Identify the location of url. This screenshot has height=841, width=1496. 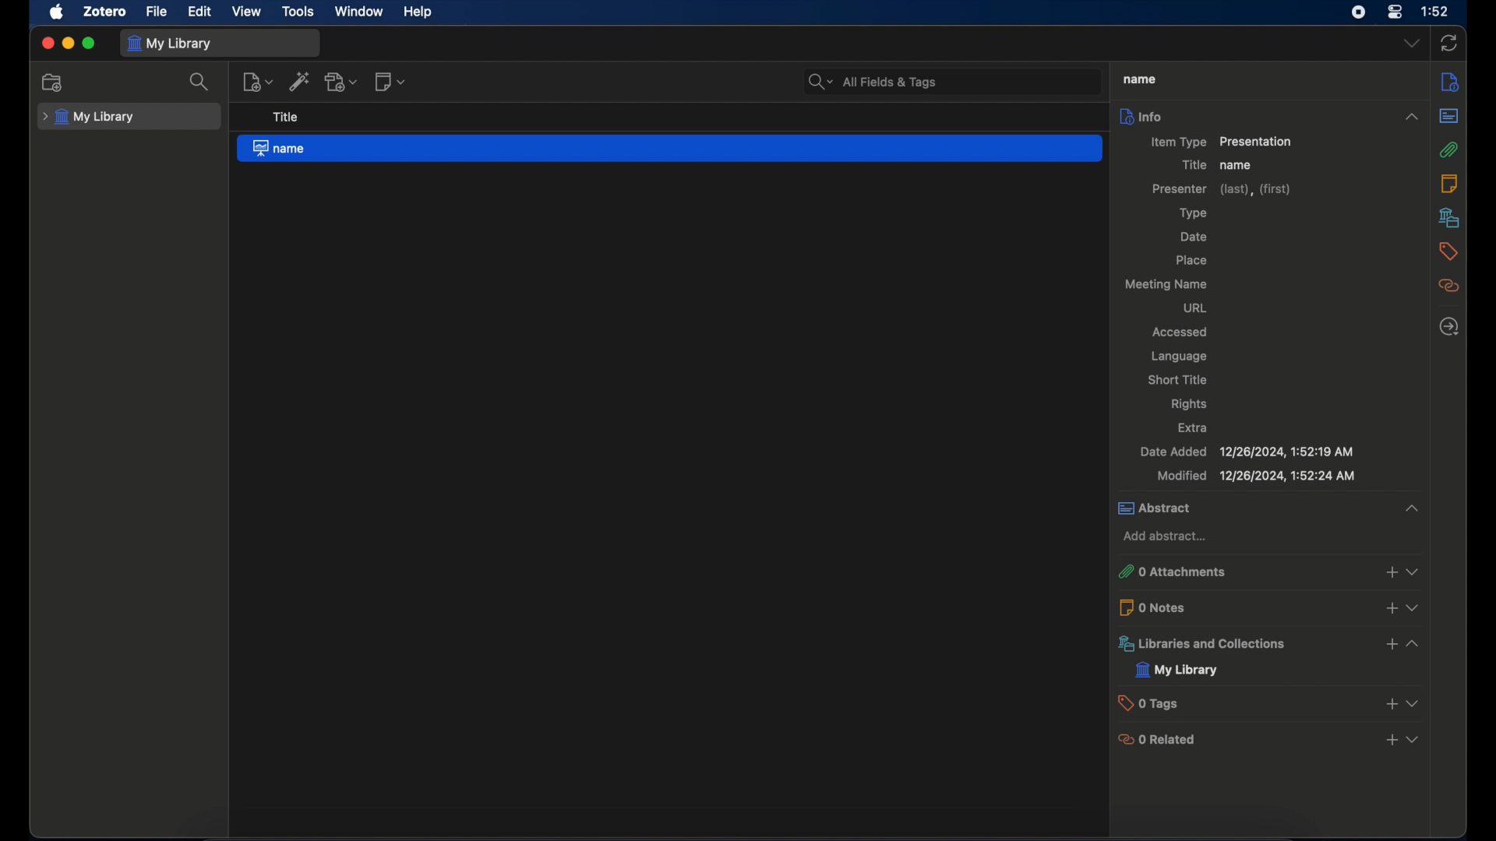
(1193, 308).